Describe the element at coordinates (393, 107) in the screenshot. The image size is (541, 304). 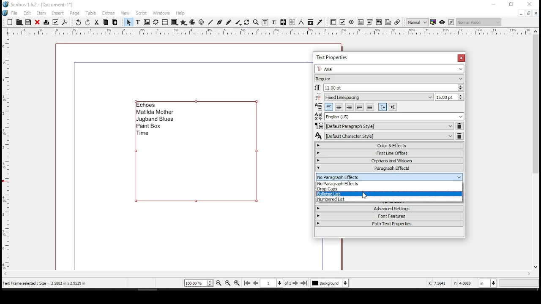
I see `right to left paragraph` at that location.